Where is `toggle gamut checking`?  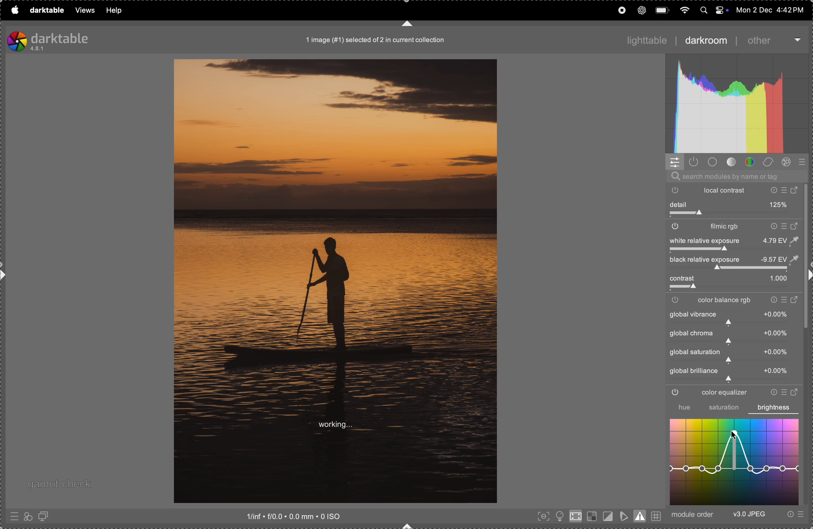 toggle gamut checking is located at coordinates (641, 516).